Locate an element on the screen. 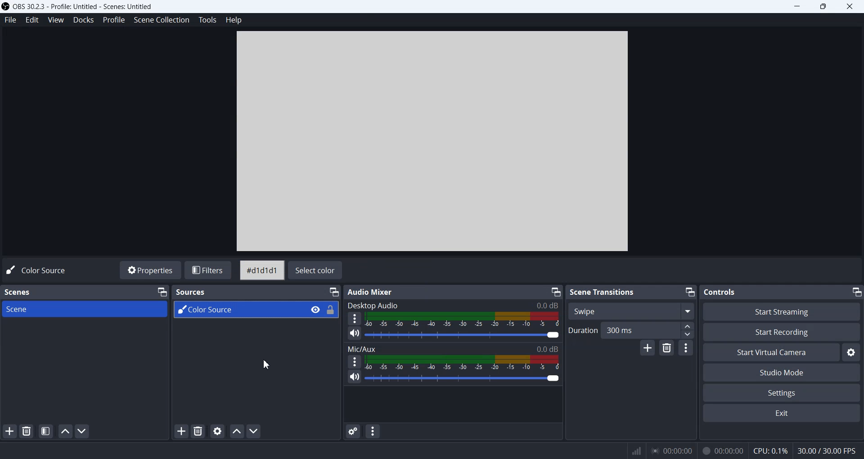 This screenshot has width=864, height=459. Mute/ Unmute is located at coordinates (354, 378).